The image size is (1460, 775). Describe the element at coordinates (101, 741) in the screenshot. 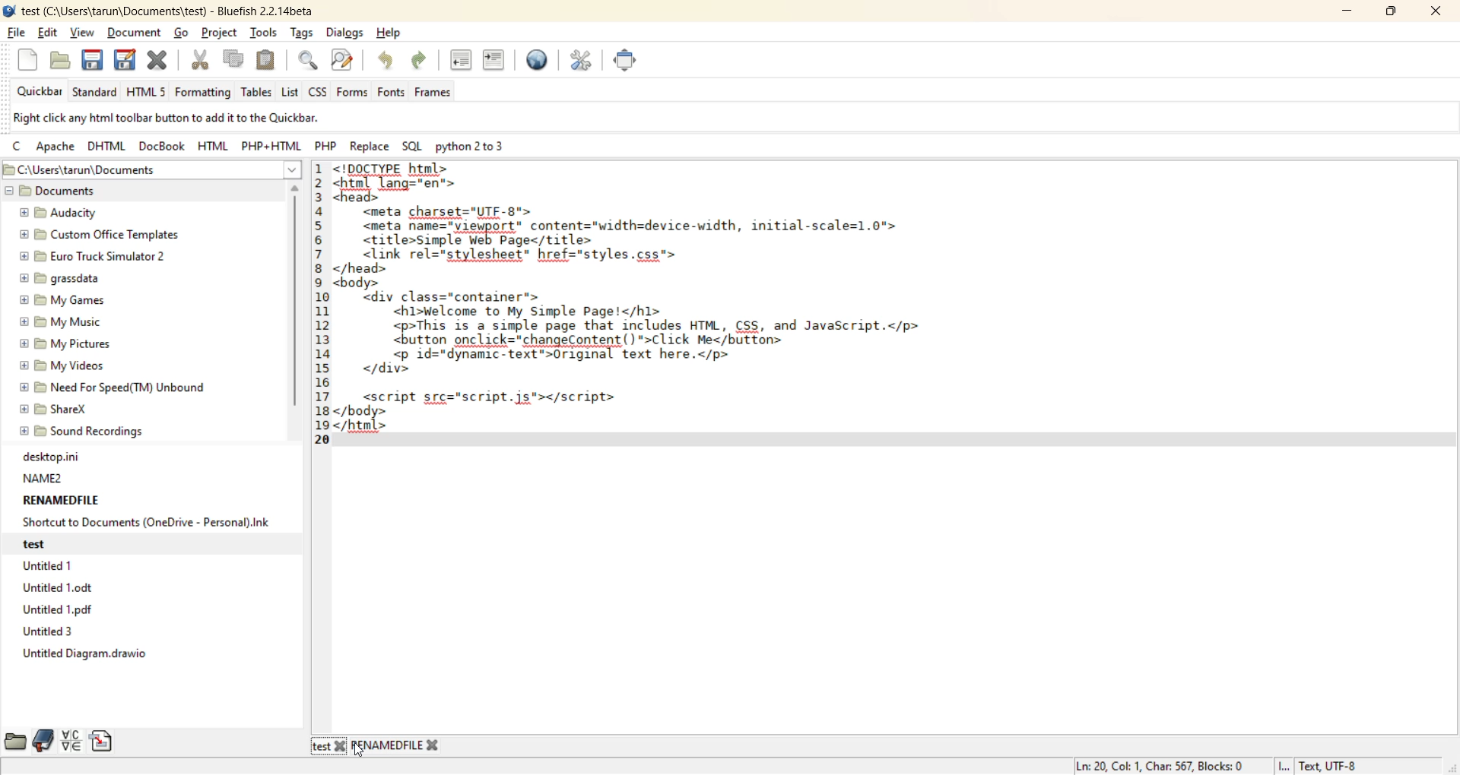

I see `snippets` at that location.